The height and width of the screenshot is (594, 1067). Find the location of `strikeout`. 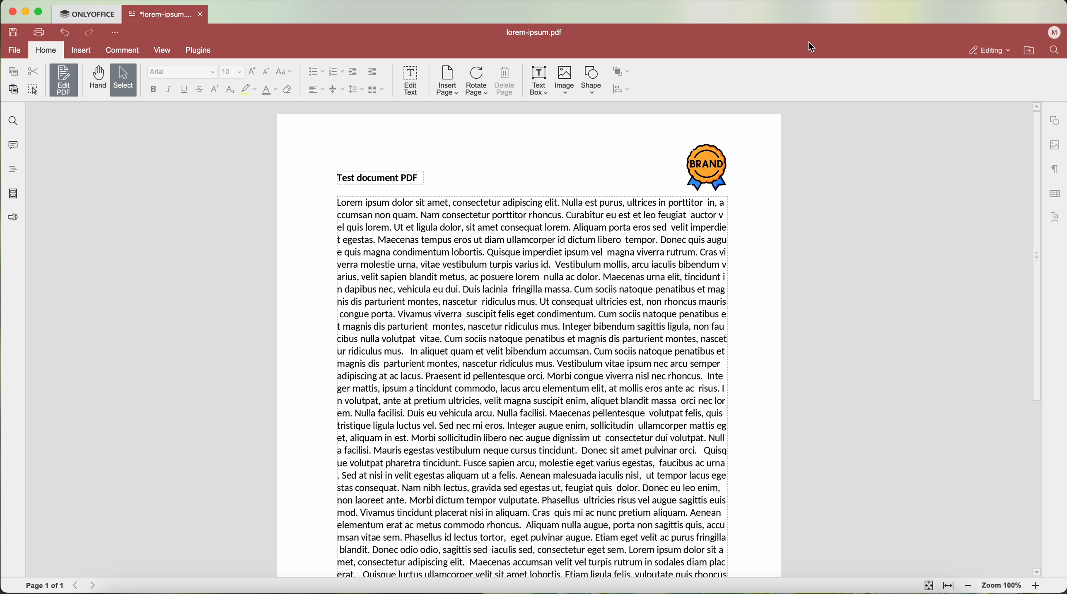

strikeout is located at coordinates (200, 90).